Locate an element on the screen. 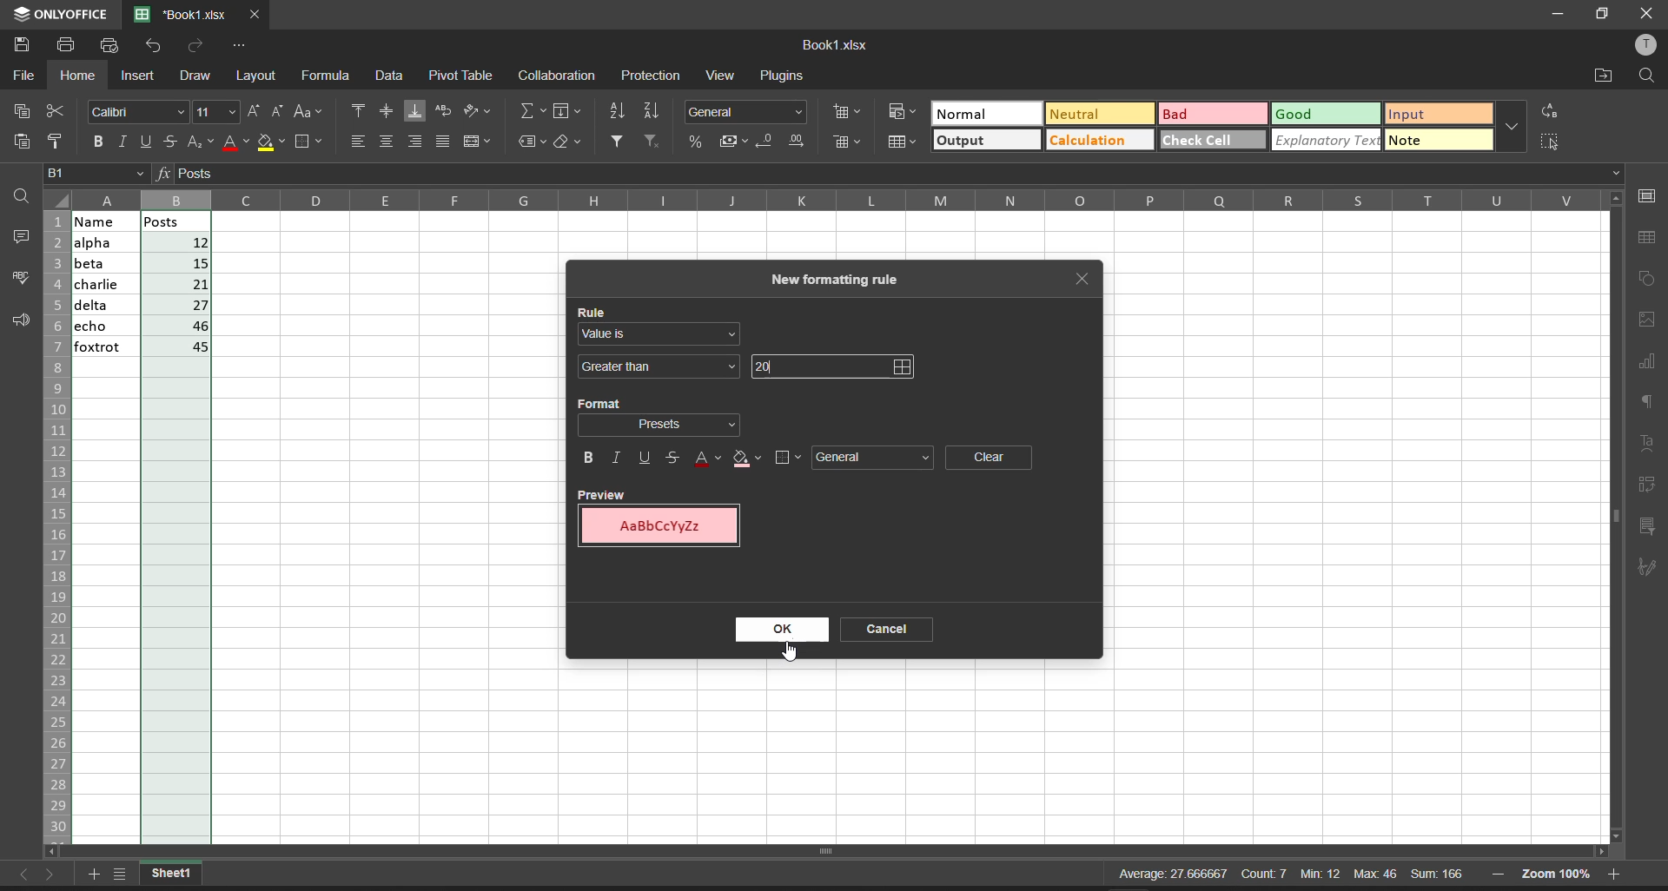  copy is located at coordinates (16, 112).